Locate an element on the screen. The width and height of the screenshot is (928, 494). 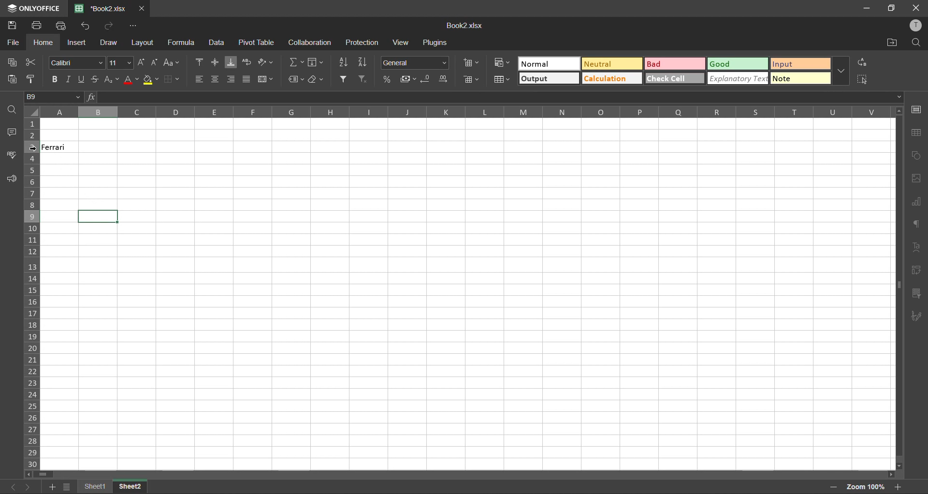
previous is located at coordinates (11, 486).